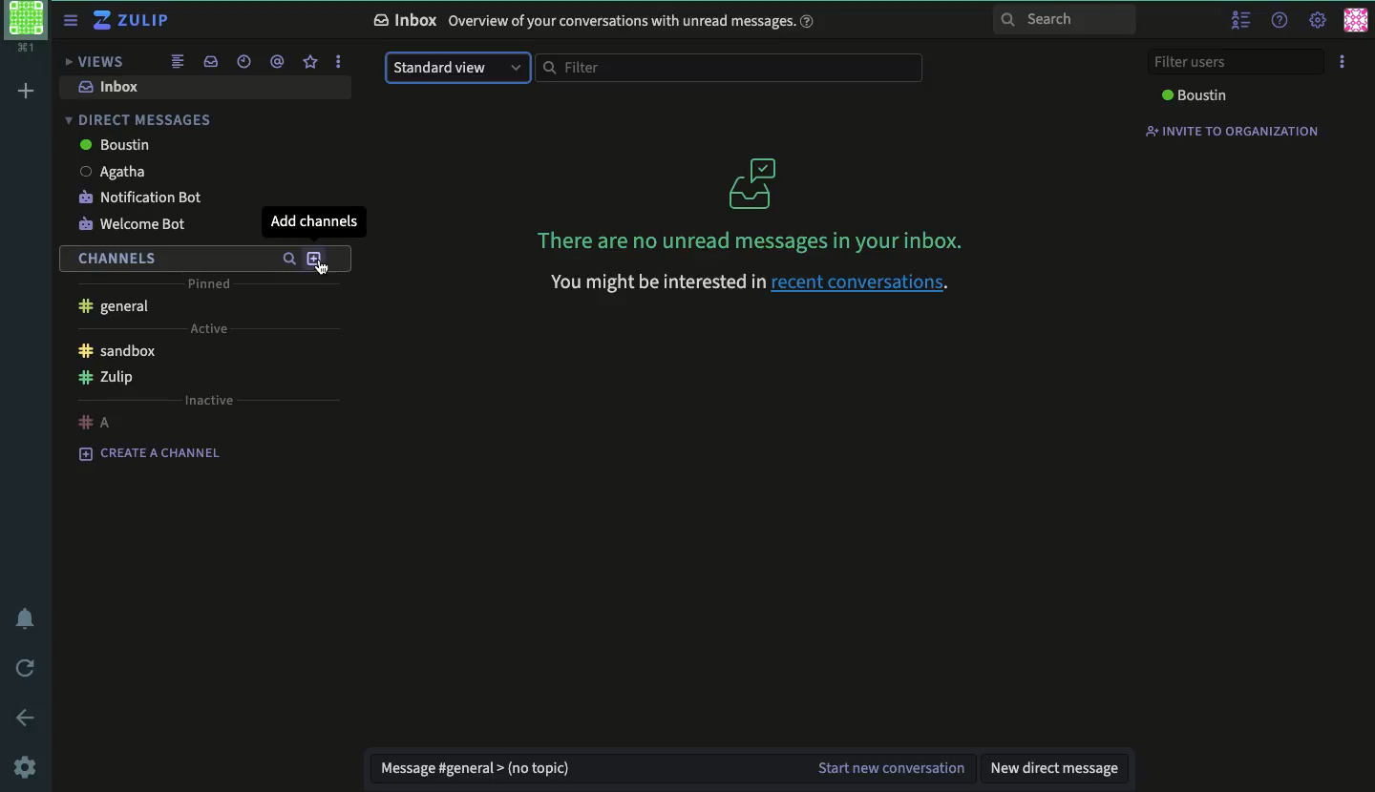 The height and width of the screenshot is (792, 1375). What do you see at coordinates (324, 270) in the screenshot?
I see `cursor` at bounding box center [324, 270].